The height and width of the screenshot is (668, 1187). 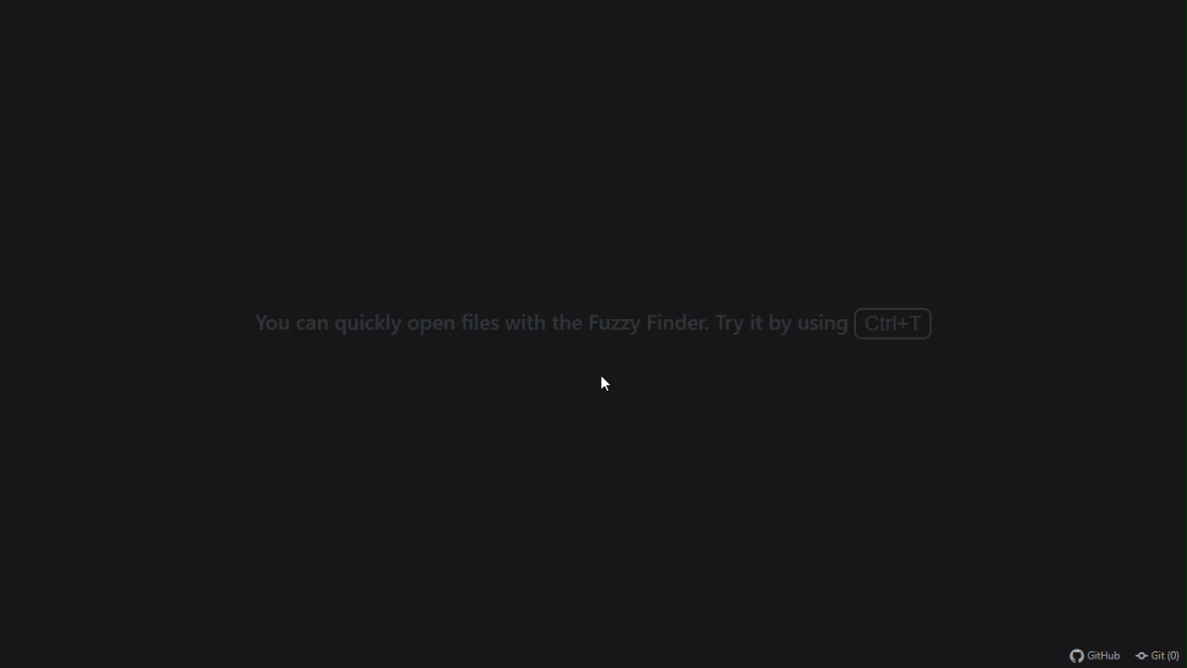 What do you see at coordinates (1094, 657) in the screenshot?
I see `github` at bounding box center [1094, 657].